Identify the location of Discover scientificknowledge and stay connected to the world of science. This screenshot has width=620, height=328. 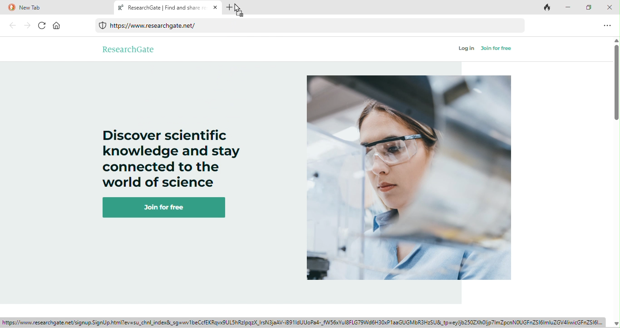
(170, 158).